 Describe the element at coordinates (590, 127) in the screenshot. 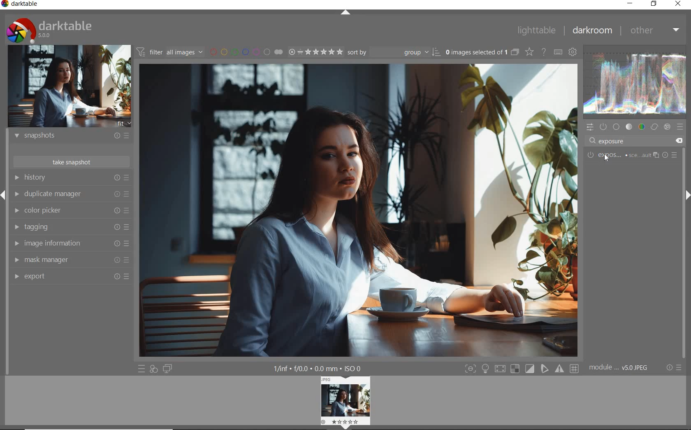

I see `quick access panel` at that location.